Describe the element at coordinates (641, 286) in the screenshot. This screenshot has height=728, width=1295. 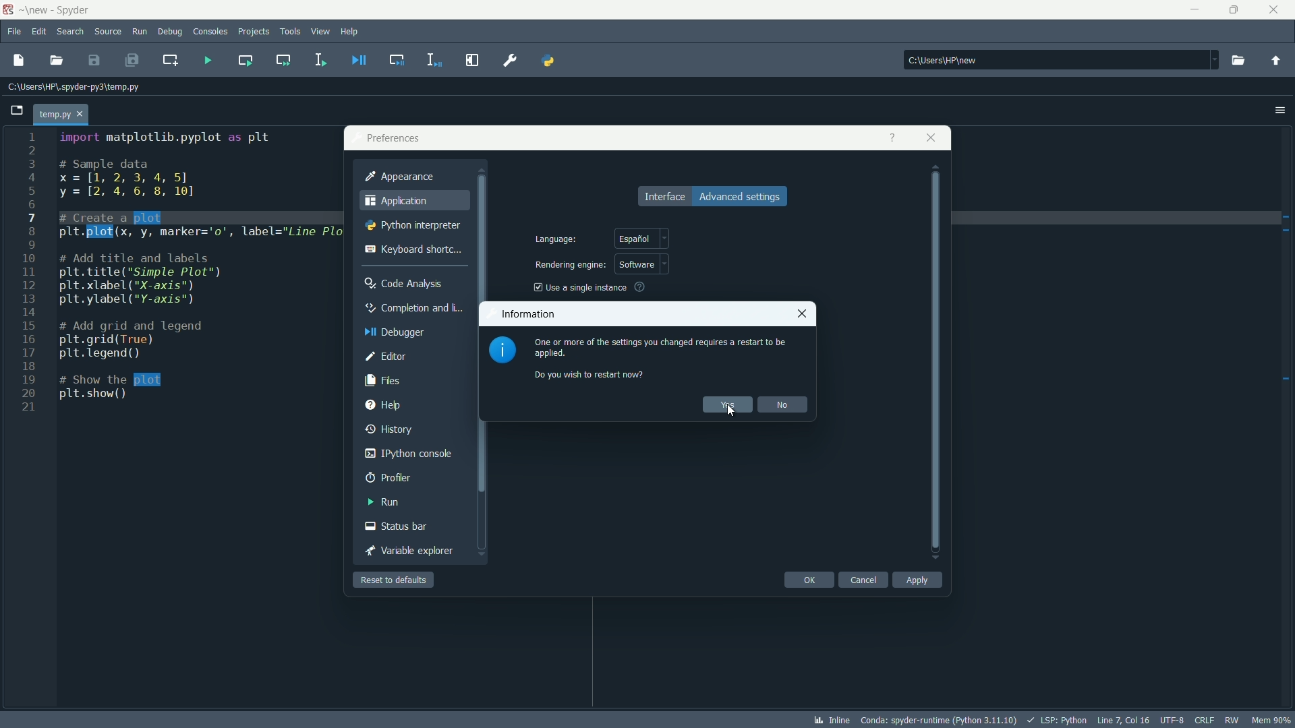
I see `see more info` at that location.